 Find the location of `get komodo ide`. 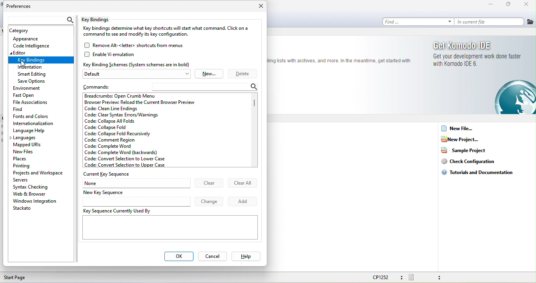

get komodo ide is located at coordinates (476, 54).